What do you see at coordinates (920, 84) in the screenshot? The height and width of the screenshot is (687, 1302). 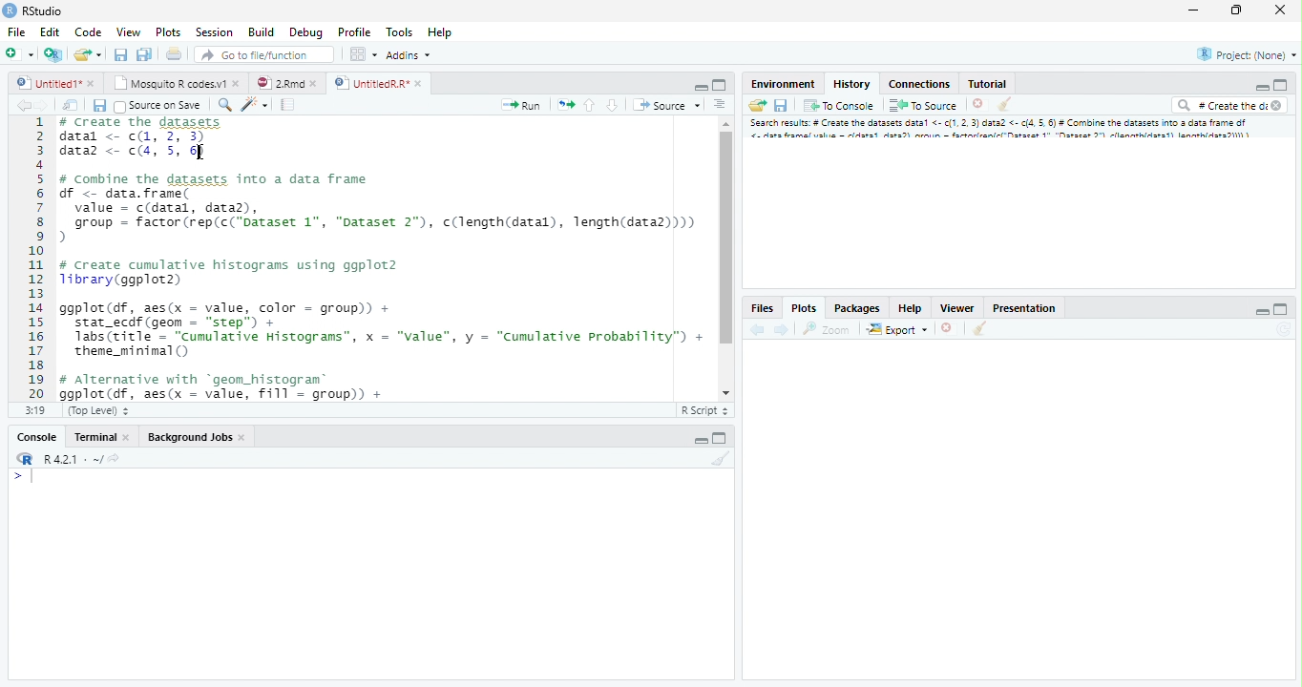 I see `Connections` at bounding box center [920, 84].